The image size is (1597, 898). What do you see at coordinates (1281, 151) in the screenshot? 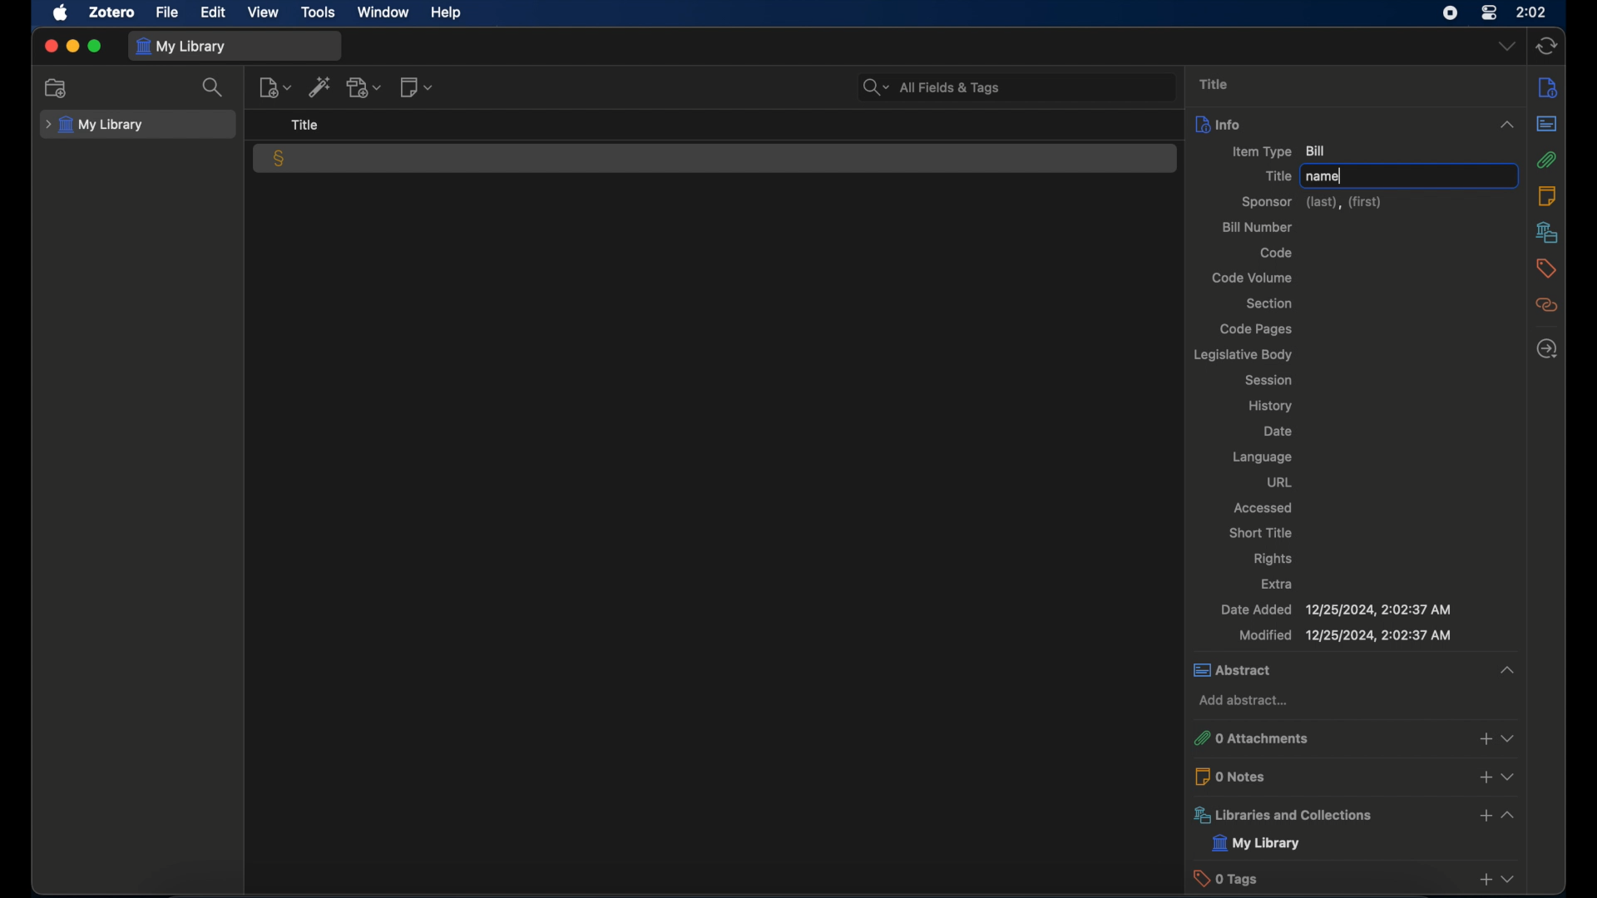
I see `item type` at bounding box center [1281, 151].